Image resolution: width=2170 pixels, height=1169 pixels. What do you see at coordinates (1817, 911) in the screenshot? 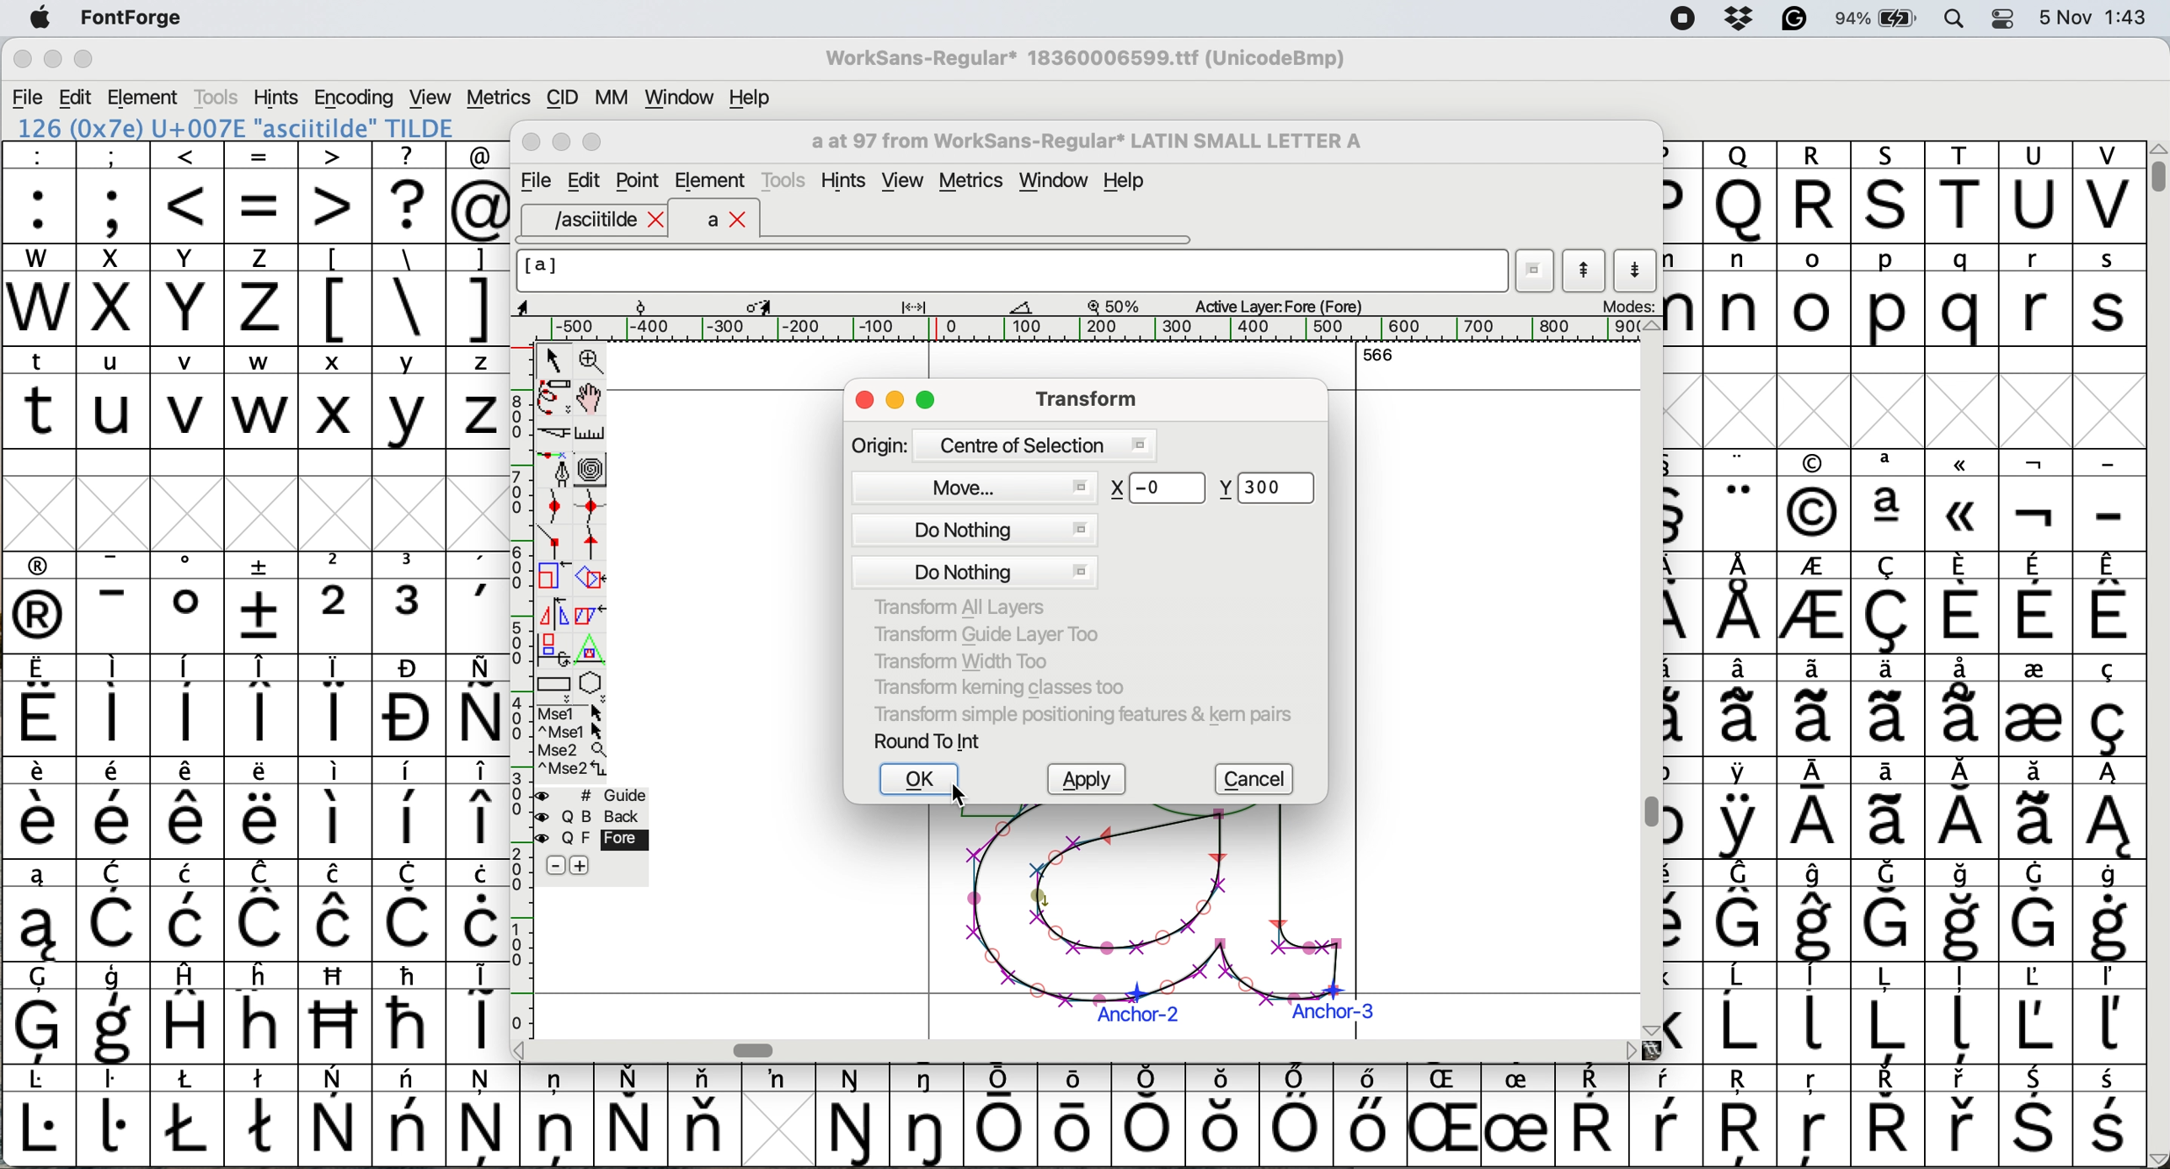
I see `symbol` at bounding box center [1817, 911].